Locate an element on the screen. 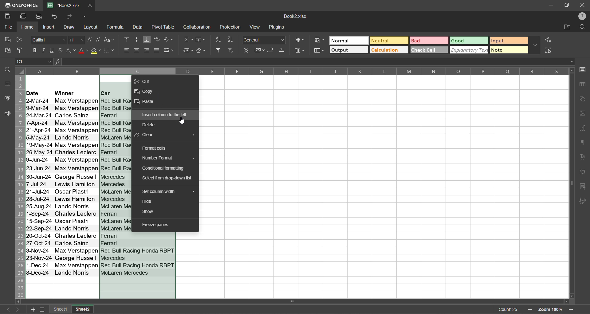 The height and width of the screenshot is (314, 590). align middle is located at coordinates (136, 39).